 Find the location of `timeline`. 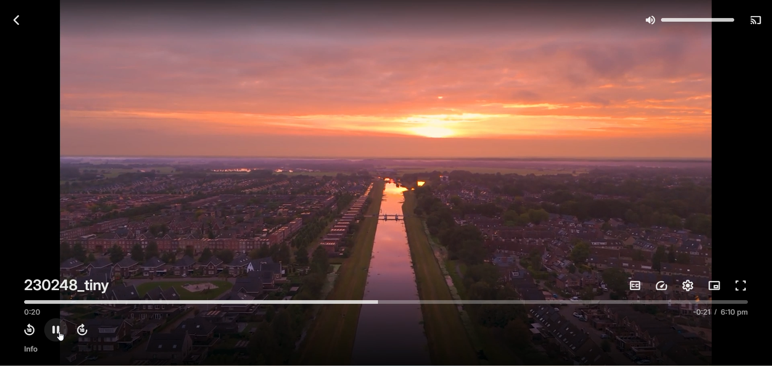

timeline is located at coordinates (389, 301).